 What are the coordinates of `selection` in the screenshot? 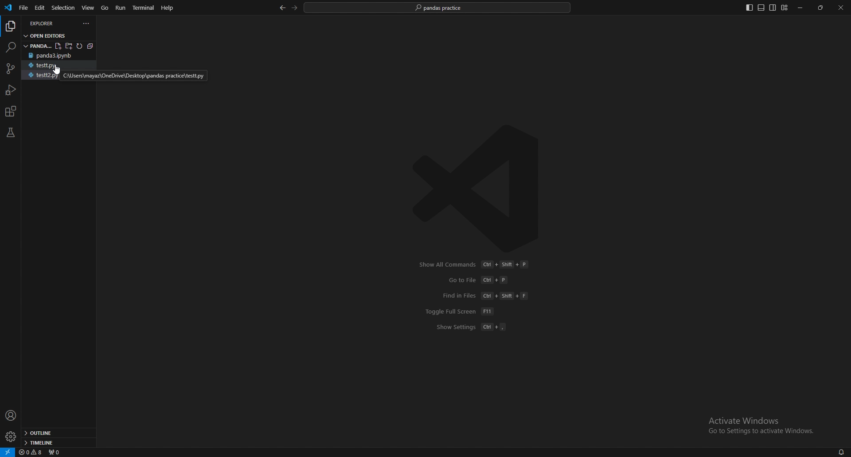 It's located at (63, 8).